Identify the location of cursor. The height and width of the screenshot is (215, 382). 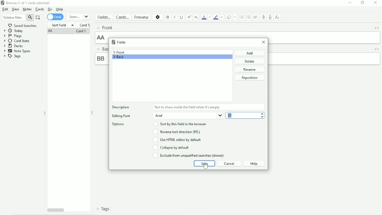
(206, 166).